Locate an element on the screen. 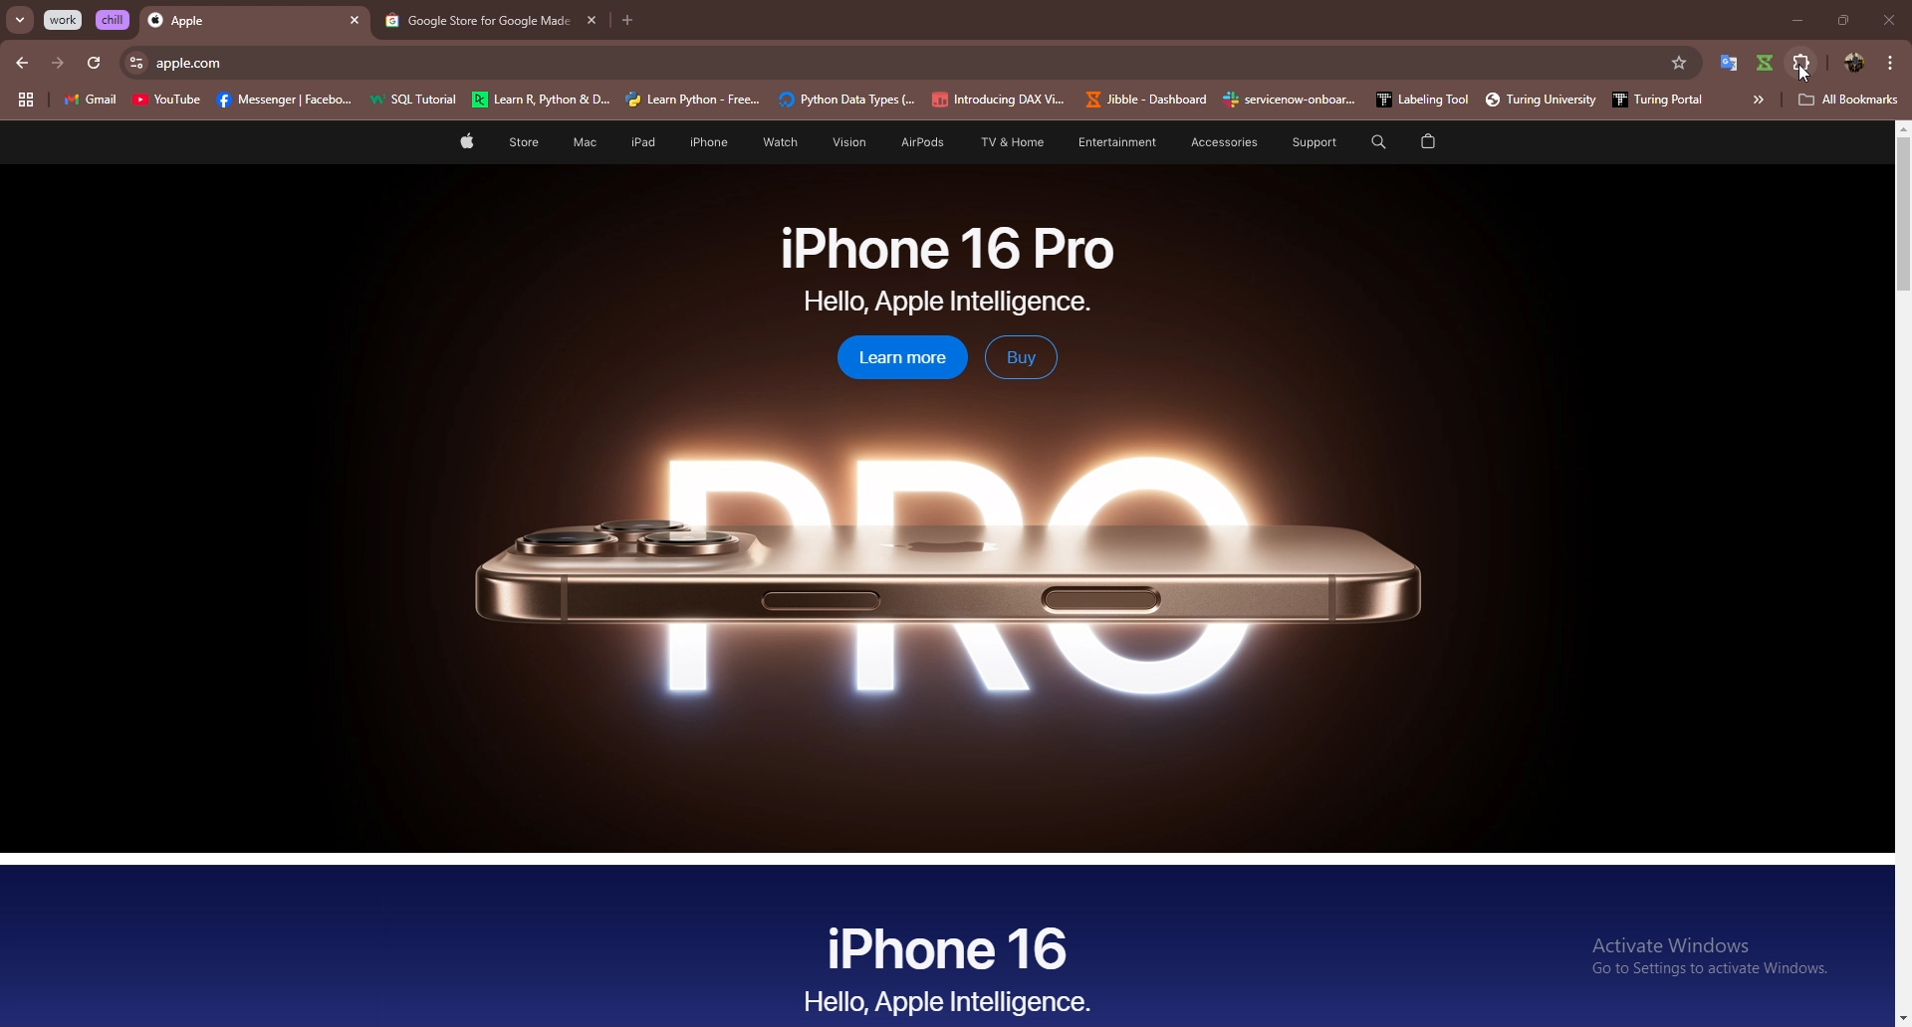 Image resolution: width=1912 pixels, height=1027 pixels. close tab is located at coordinates (355, 22).